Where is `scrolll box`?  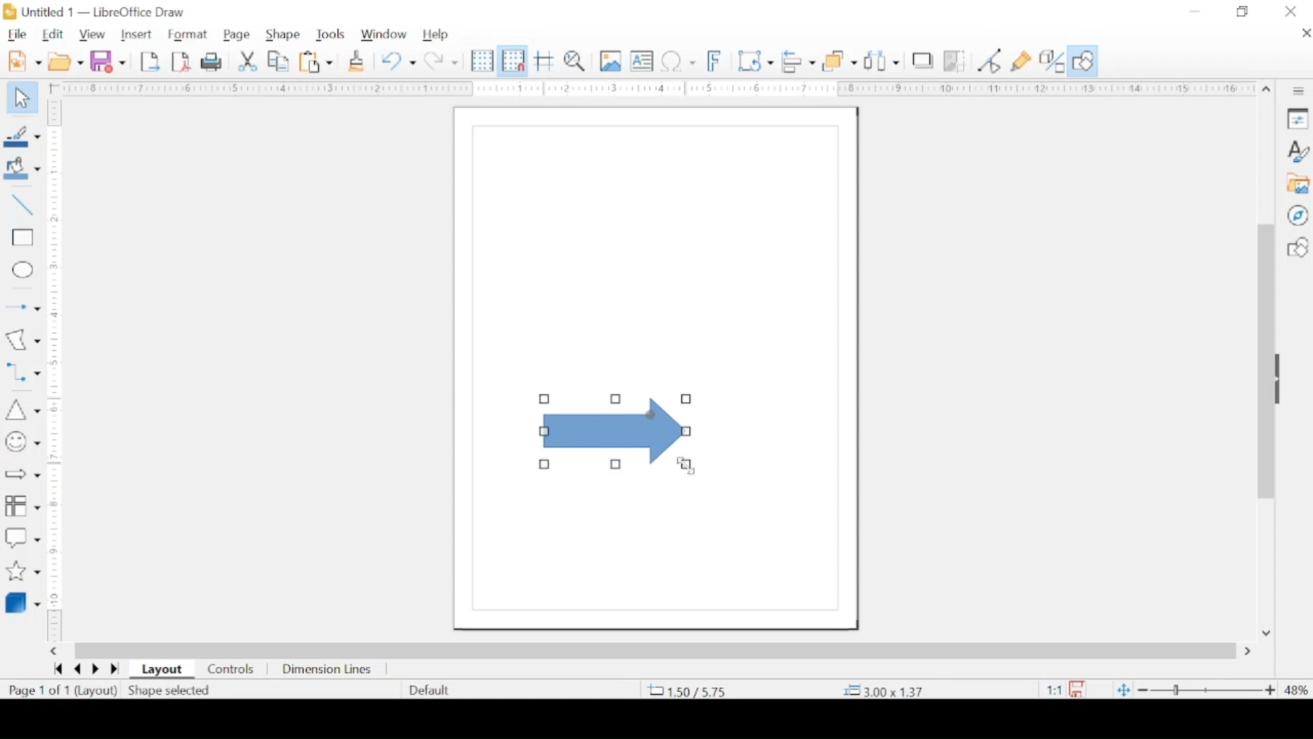
scrolll box is located at coordinates (1264, 360).